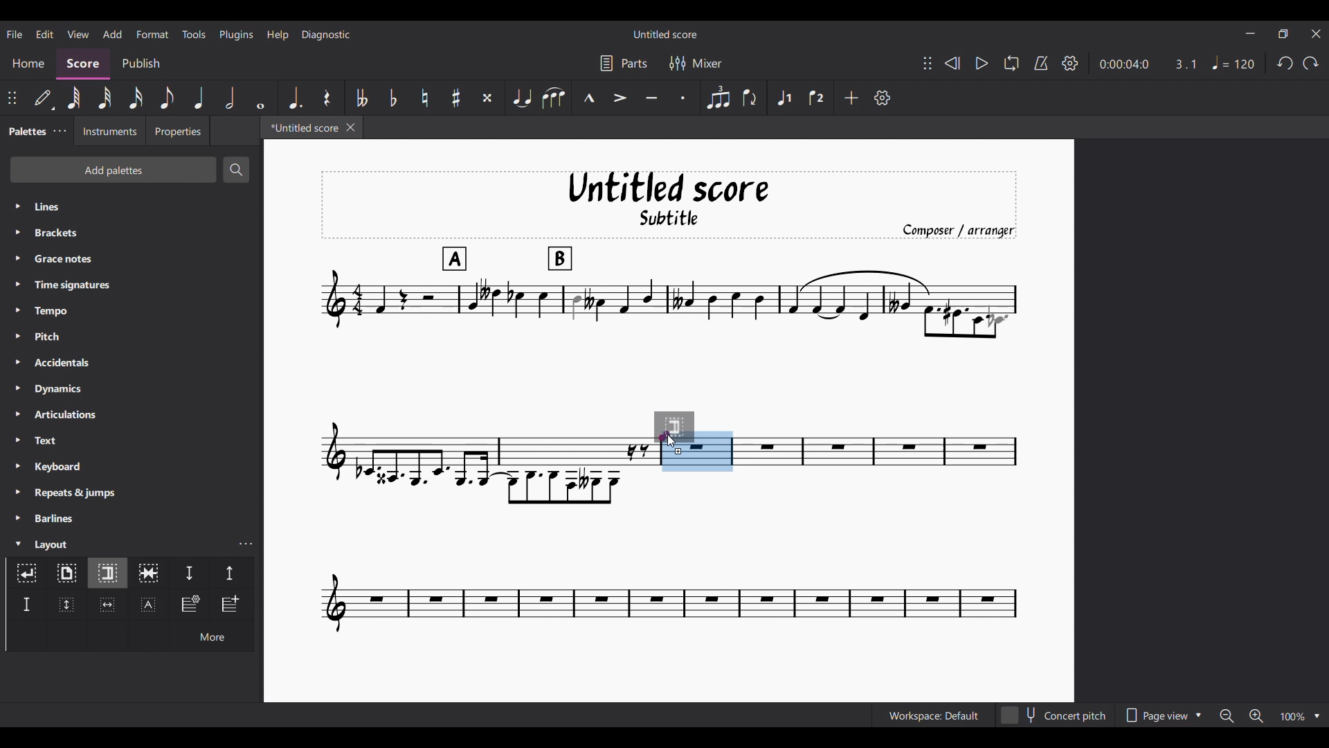 The image size is (1329, 748). What do you see at coordinates (750, 97) in the screenshot?
I see `Flip direction` at bounding box center [750, 97].